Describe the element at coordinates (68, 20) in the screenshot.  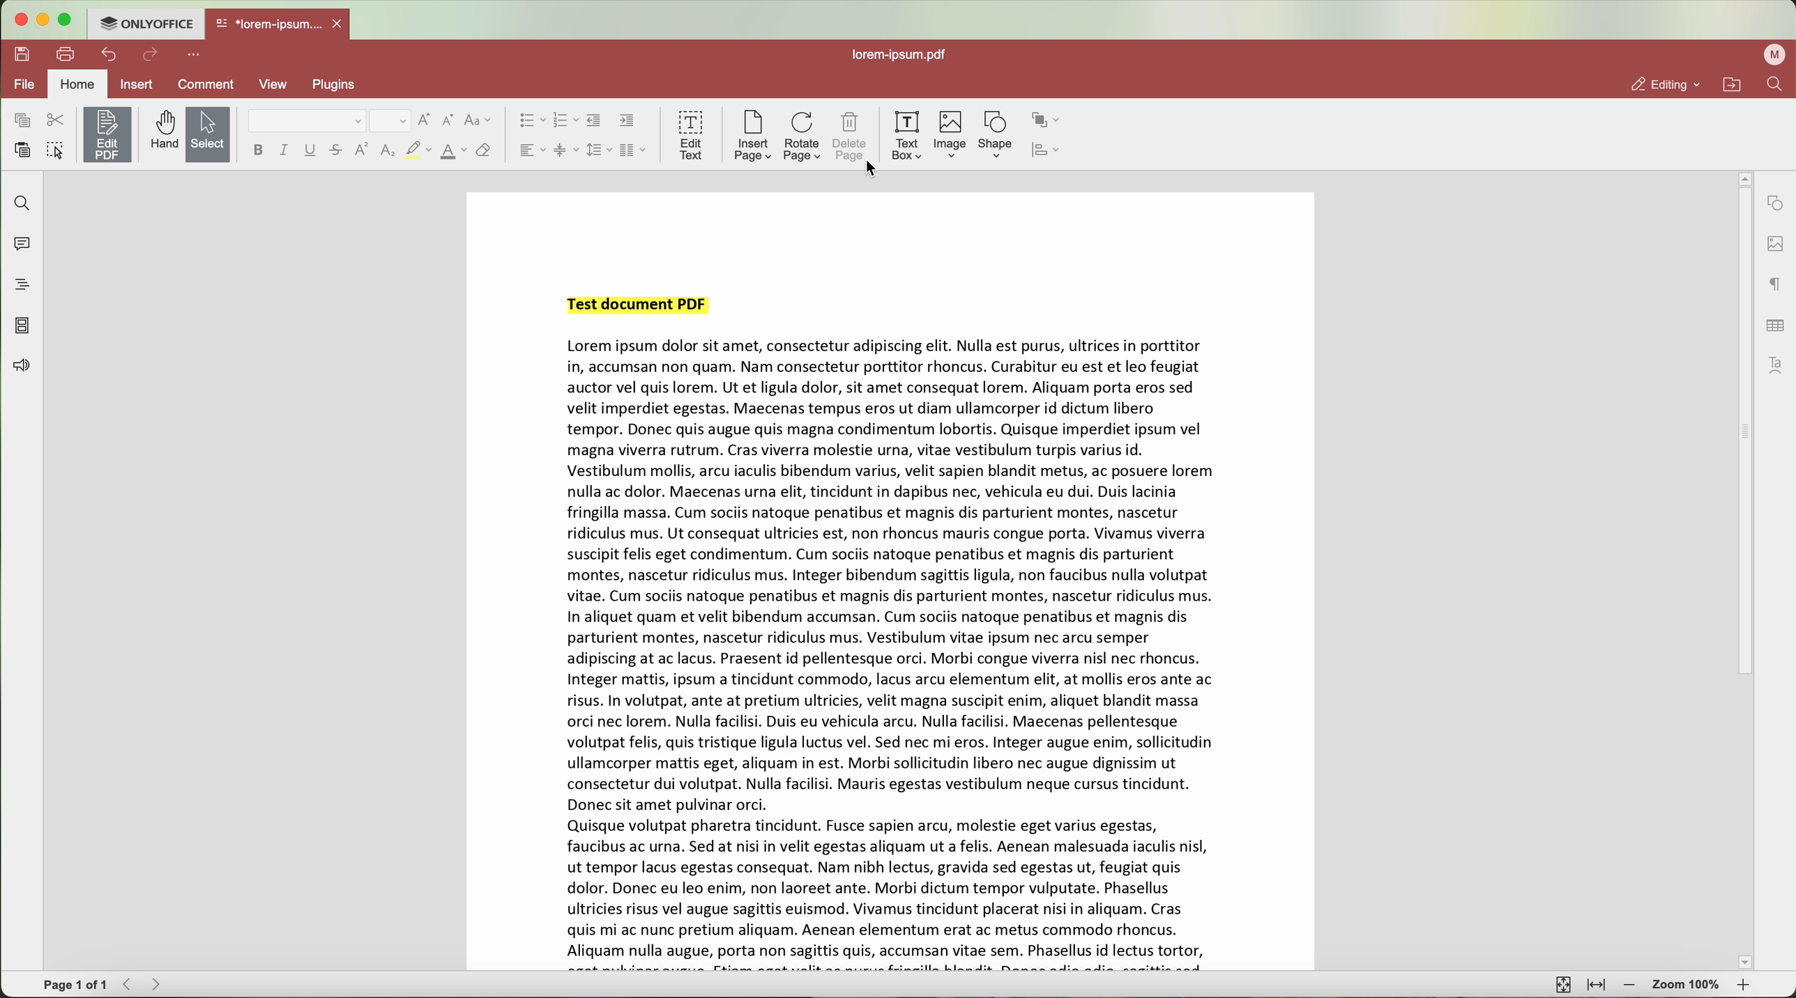
I see `maximize program` at that location.